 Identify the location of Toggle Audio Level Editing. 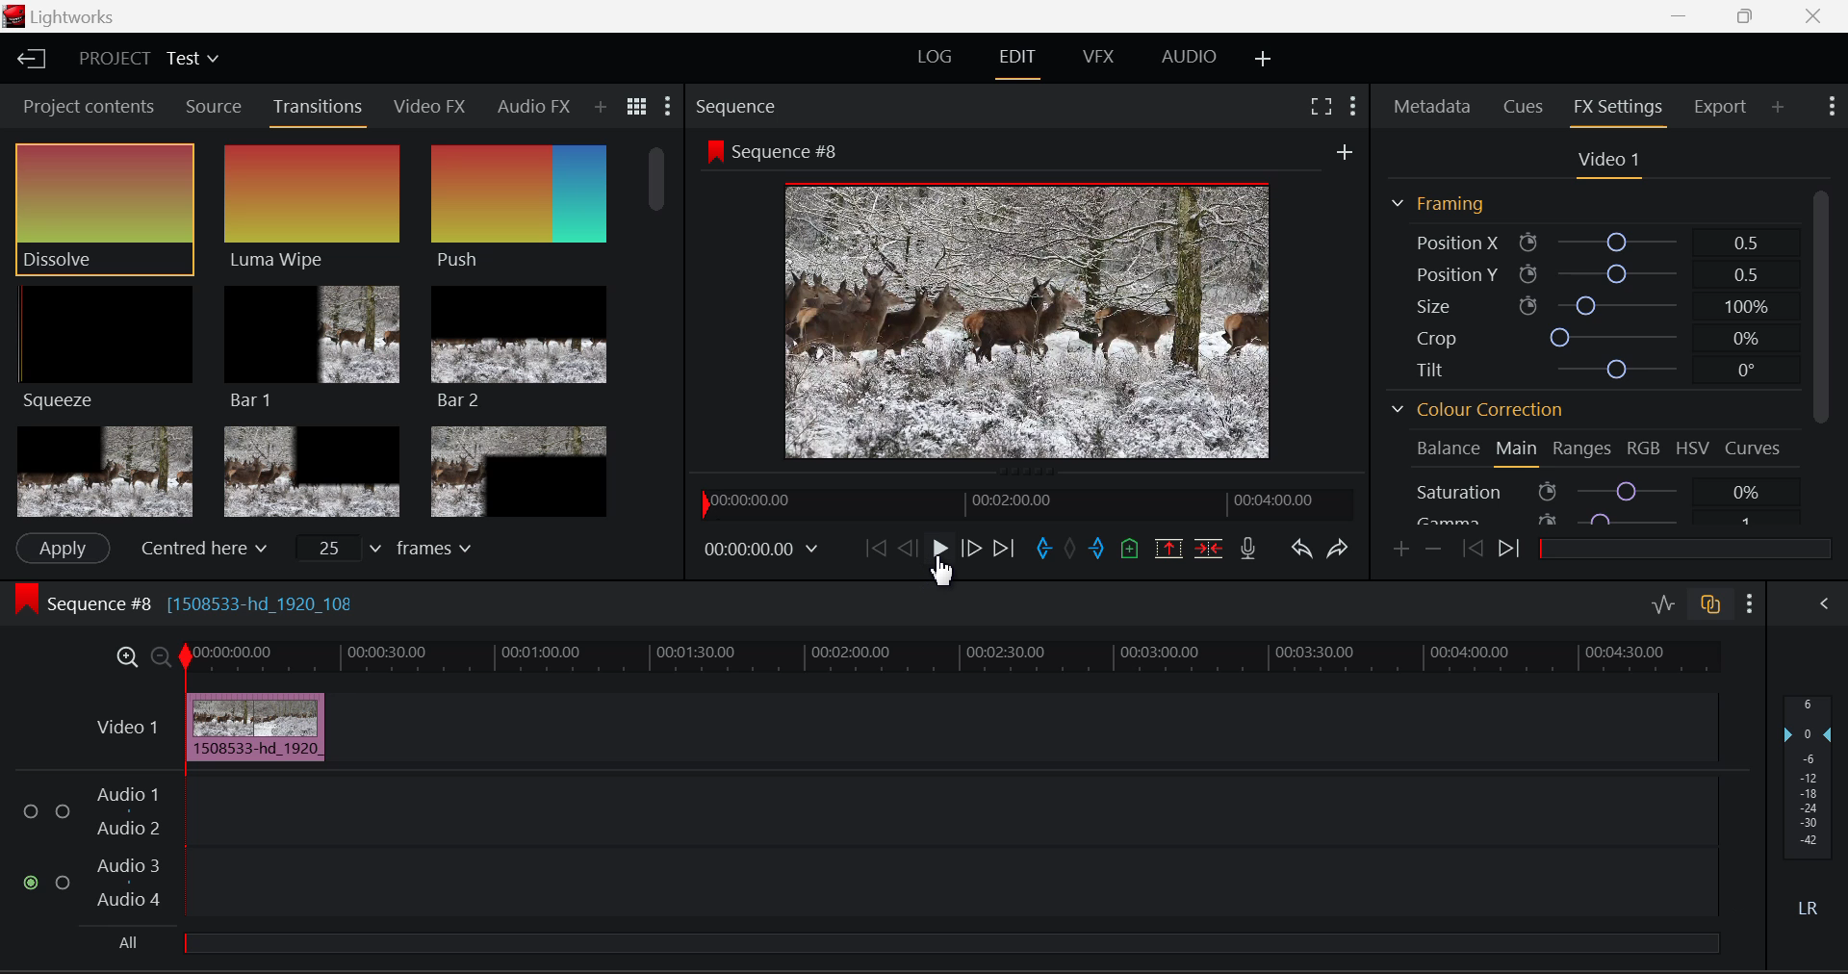
(1665, 606).